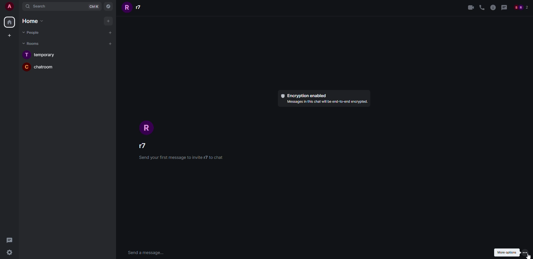 This screenshot has width=533, height=259. Describe the element at coordinates (31, 32) in the screenshot. I see `Poeple` at that location.